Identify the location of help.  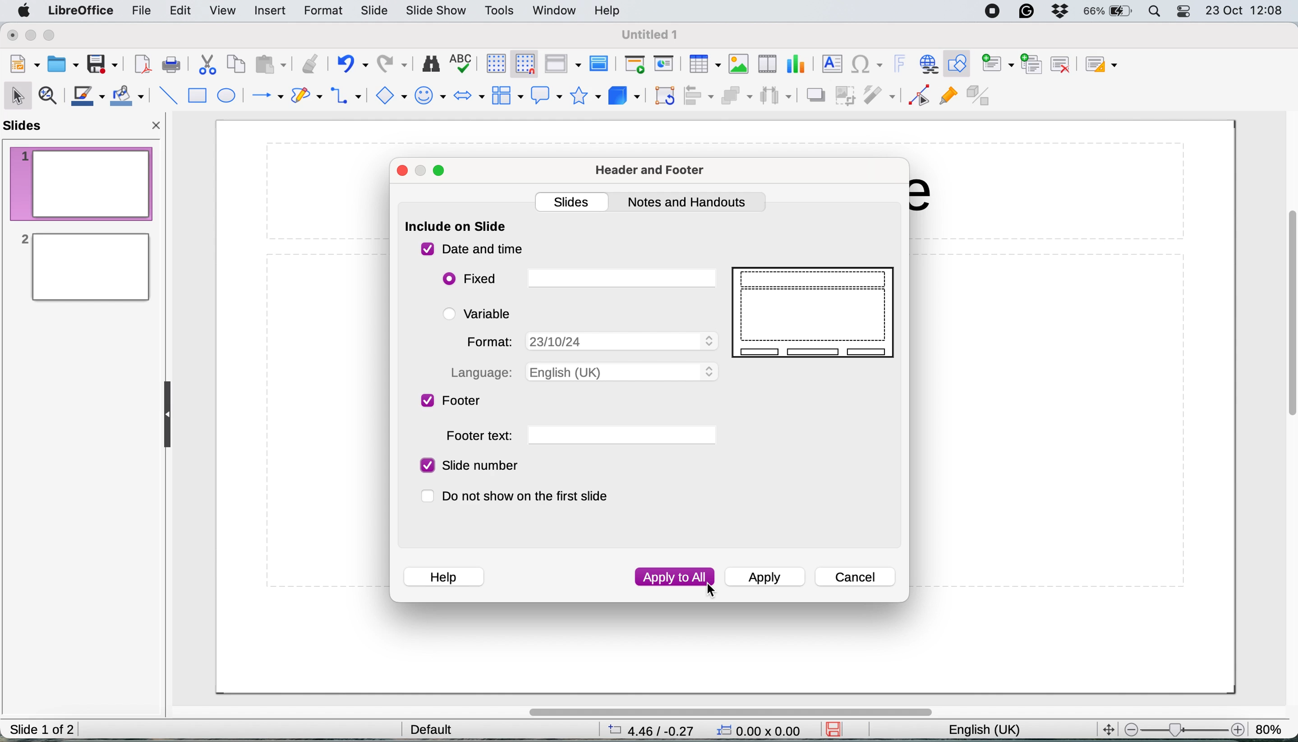
(443, 575).